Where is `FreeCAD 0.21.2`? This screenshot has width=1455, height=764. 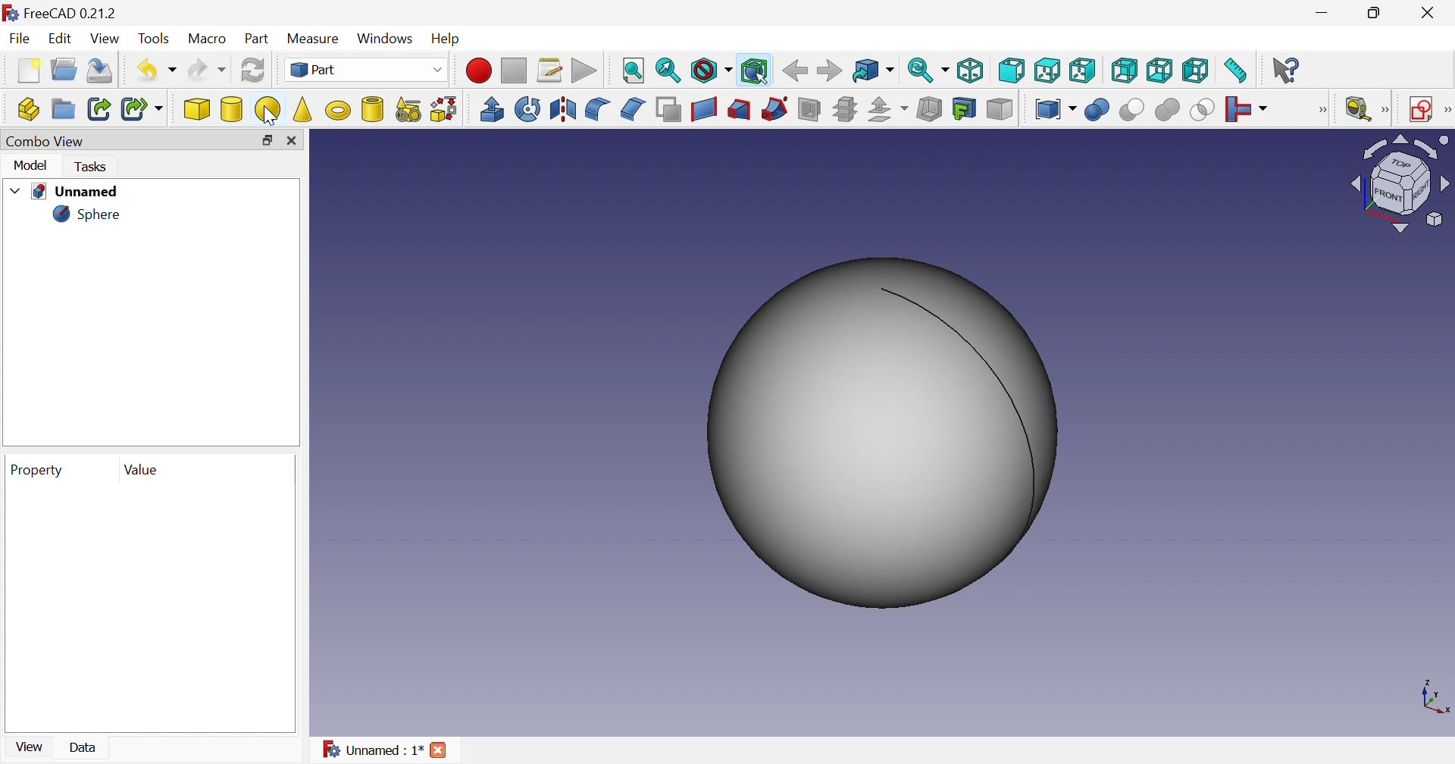
FreeCAD 0.21.2 is located at coordinates (70, 13).